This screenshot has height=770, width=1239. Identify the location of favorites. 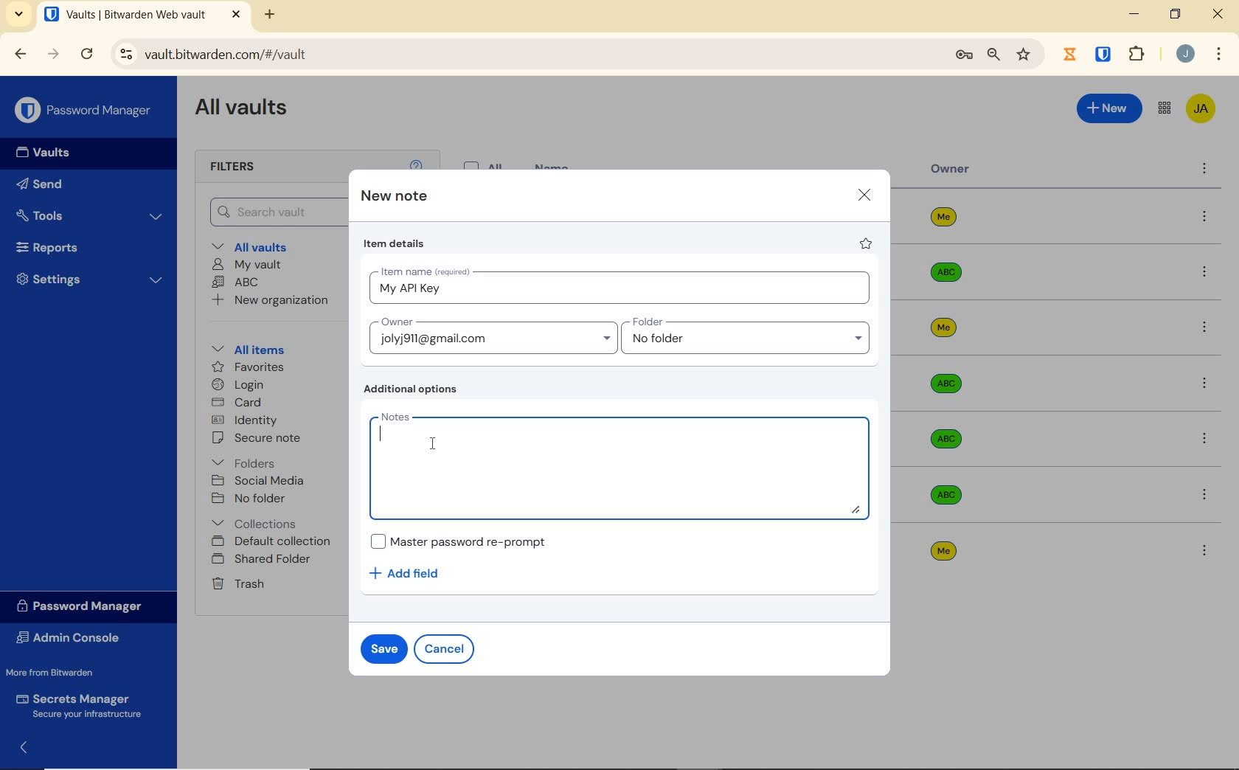
(246, 367).